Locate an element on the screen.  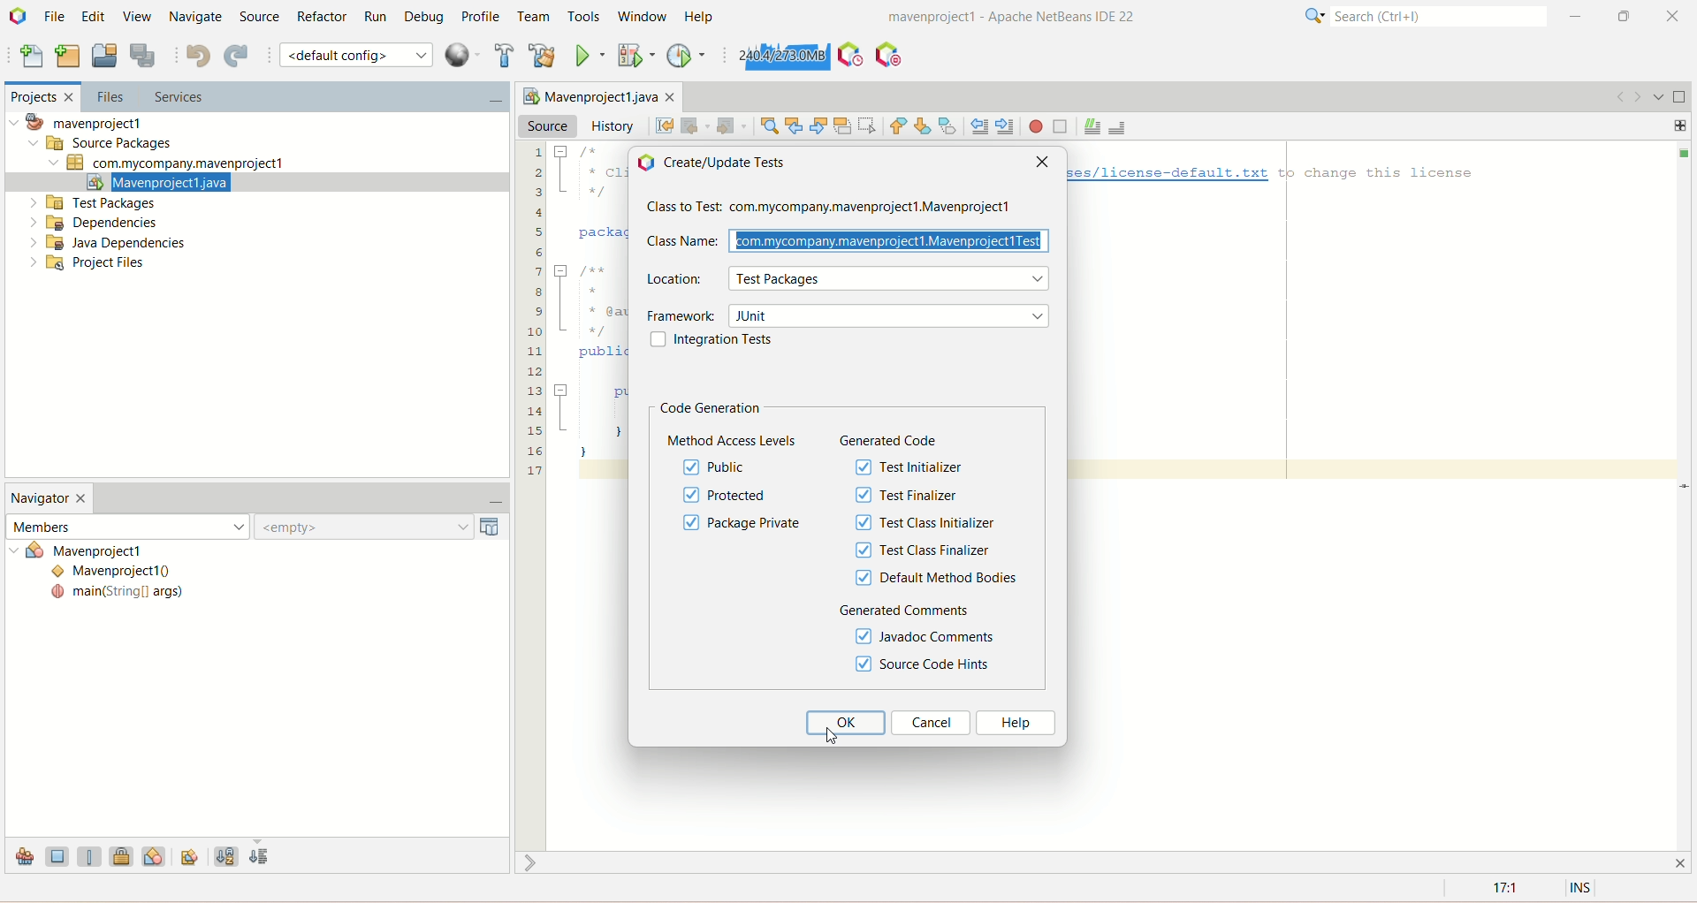
find selection is located at coordinates (767, 125).